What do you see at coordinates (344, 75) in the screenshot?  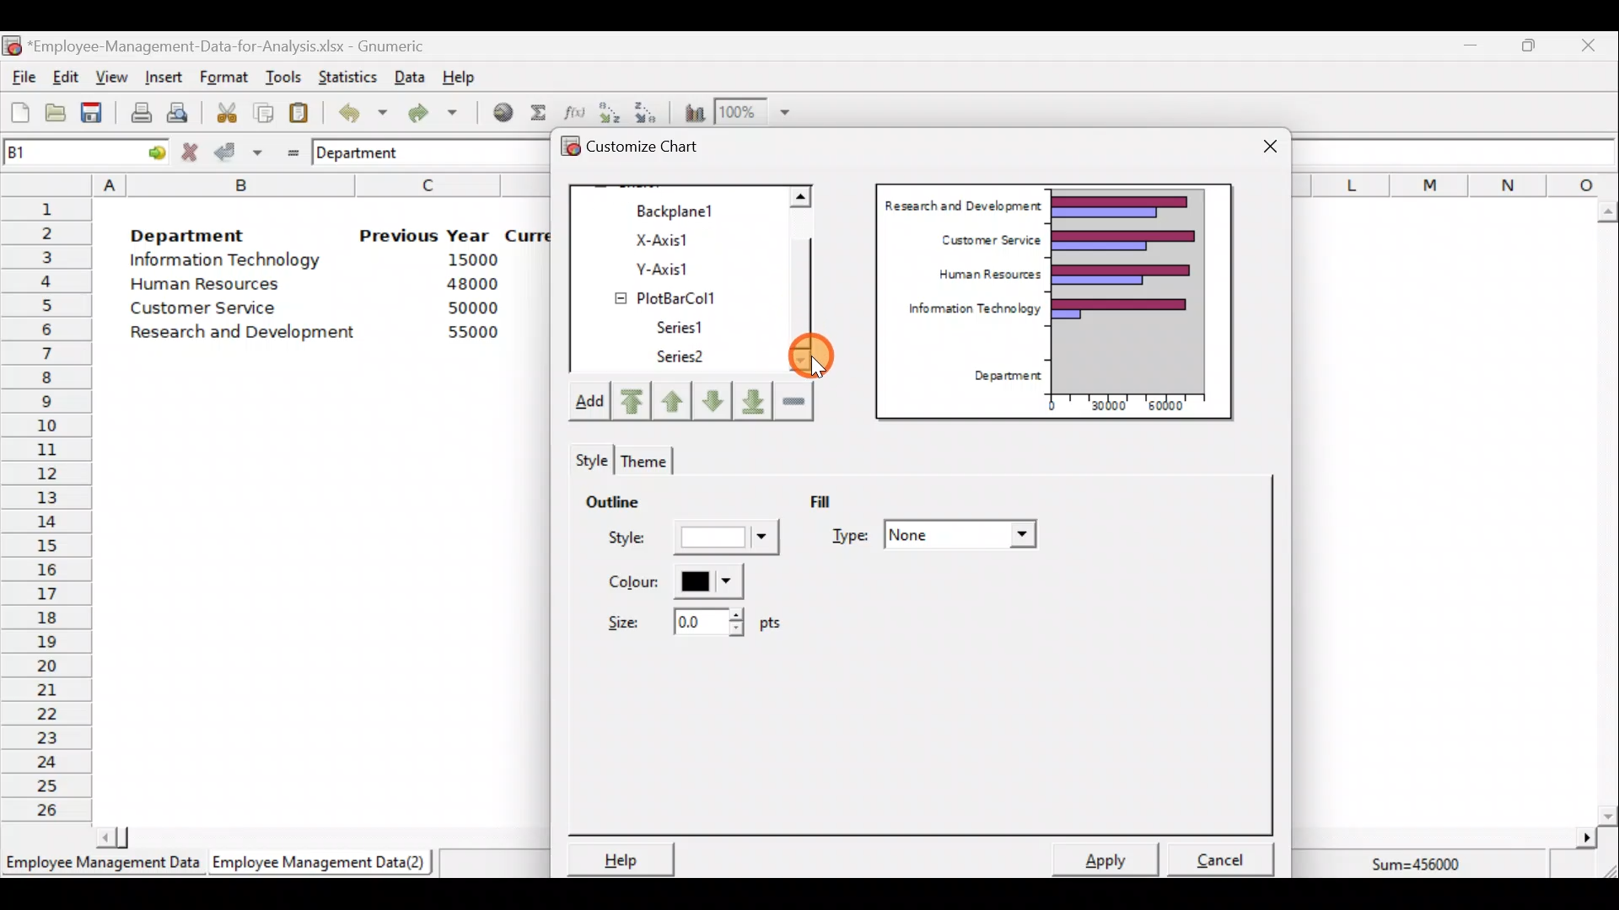 I see `Statistics` at bounding box center [344, 75].